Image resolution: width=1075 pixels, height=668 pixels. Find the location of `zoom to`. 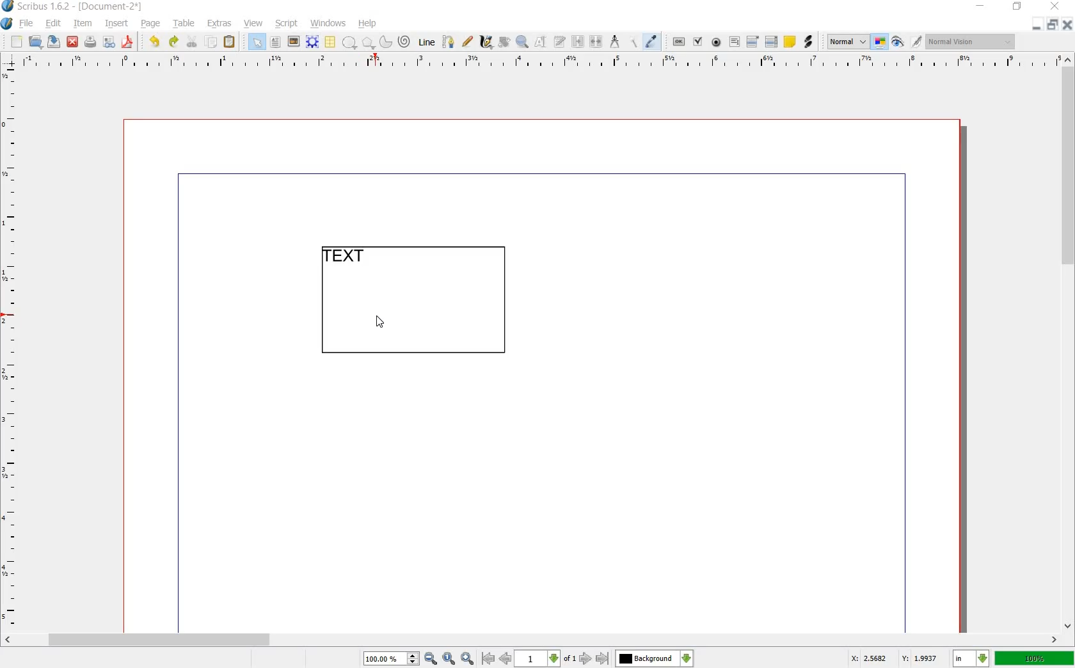

zoom to is located at coordinates (449, 659).